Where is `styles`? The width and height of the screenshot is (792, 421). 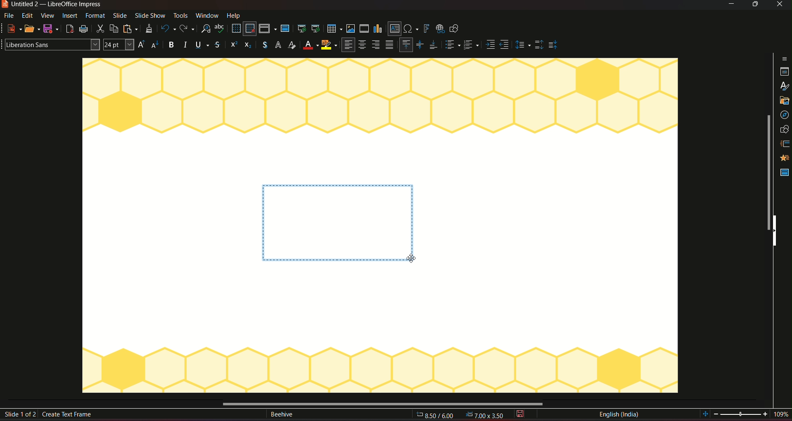 styles is located at coordinates (784, 70).